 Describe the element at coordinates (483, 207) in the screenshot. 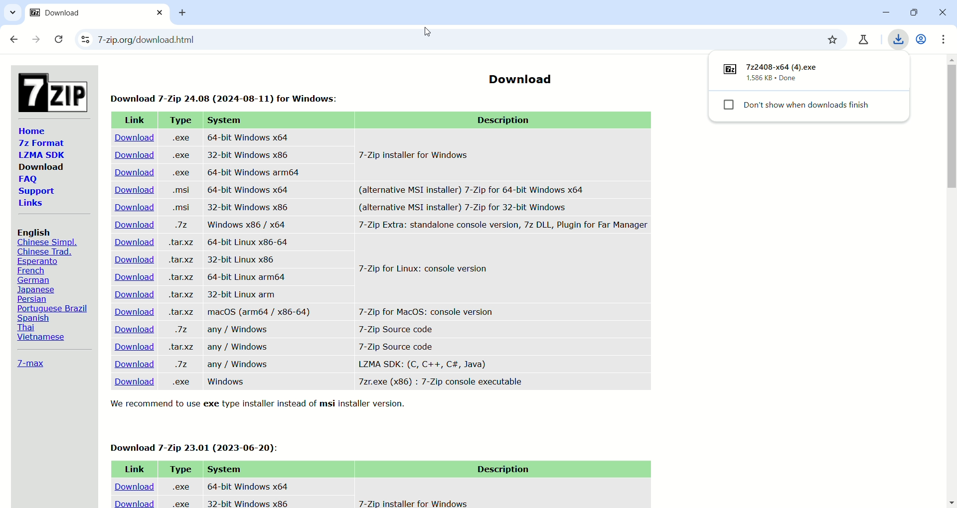

I see `(alternative MSI installer) 7-Zip for 32-bit Windows` at that location.